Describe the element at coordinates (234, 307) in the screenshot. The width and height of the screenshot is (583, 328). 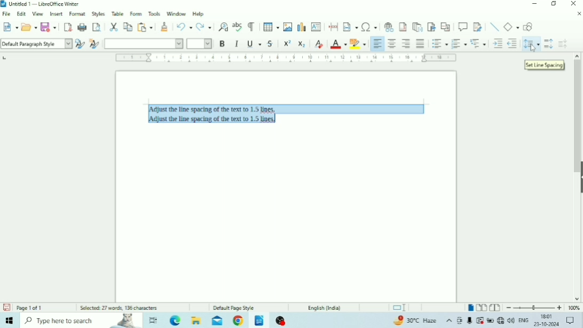
I see `Default Page Style` at that location.